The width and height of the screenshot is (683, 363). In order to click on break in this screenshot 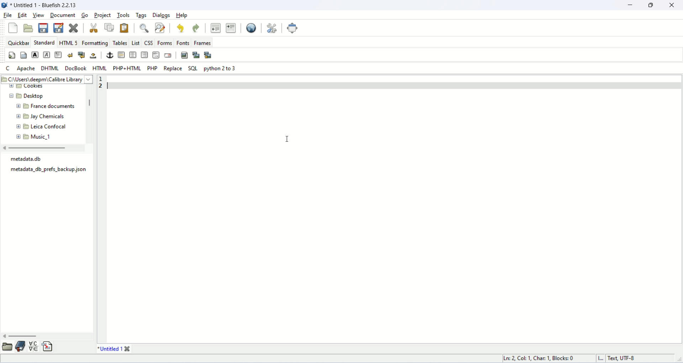, I will do `click(69, 55)`.